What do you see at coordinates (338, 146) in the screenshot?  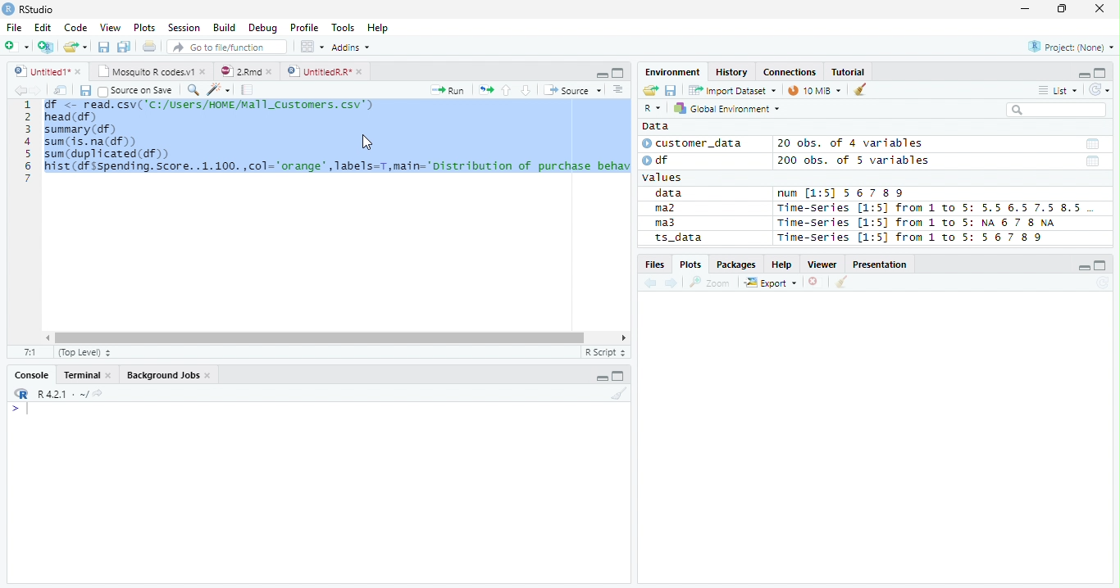 I see `SN <- read. csv( 'C1/USers/NINEMEl1_Custonrs. csv’)

head (df)

summary (df)

sum (is. na(df))

sum (duplicated (df)

hist (df sspending. Score. .1.100.,col="orange",Tabels=T,main="Distribution of purchase behav
|` at bounding box center [338, 146].